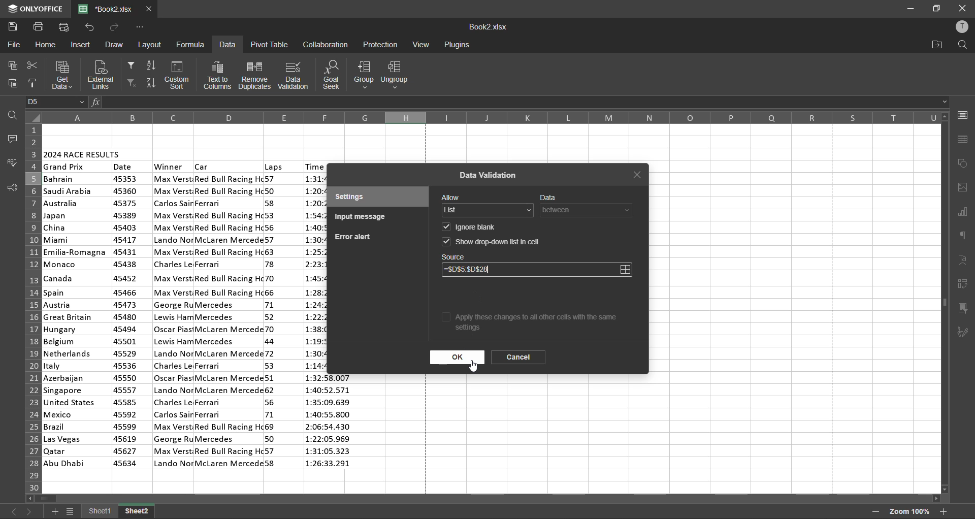 The width and height of the screenshot is (975, 519). I want to click on pivot table, so click(268, 44).